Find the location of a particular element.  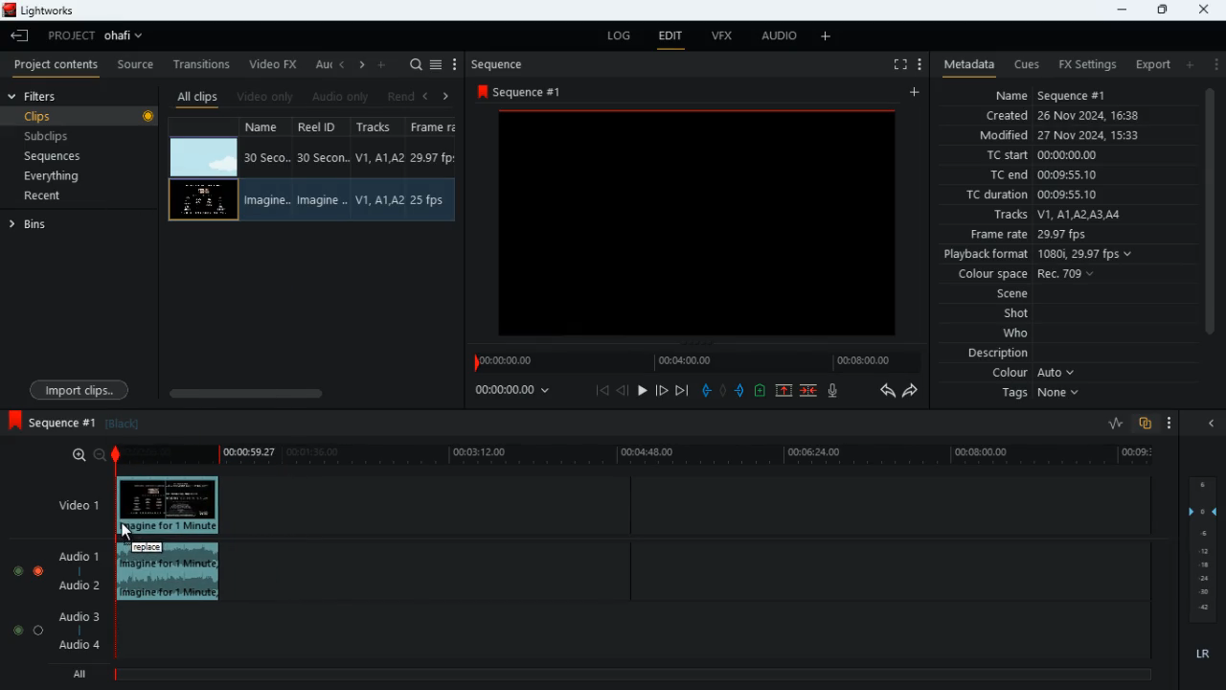

minimize is located at coordinates (1120, 11).